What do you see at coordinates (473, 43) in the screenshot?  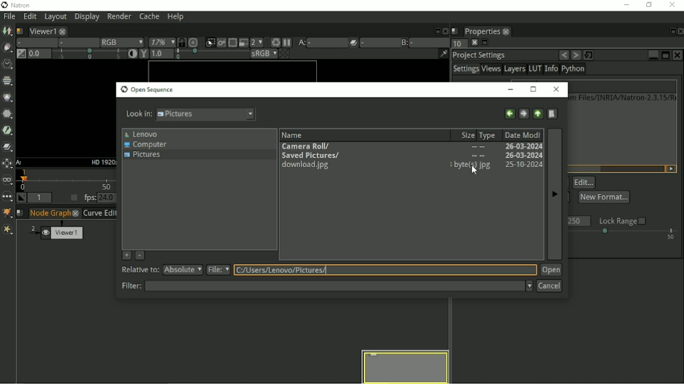 I see `close pane` at bounding box center [473, 43].